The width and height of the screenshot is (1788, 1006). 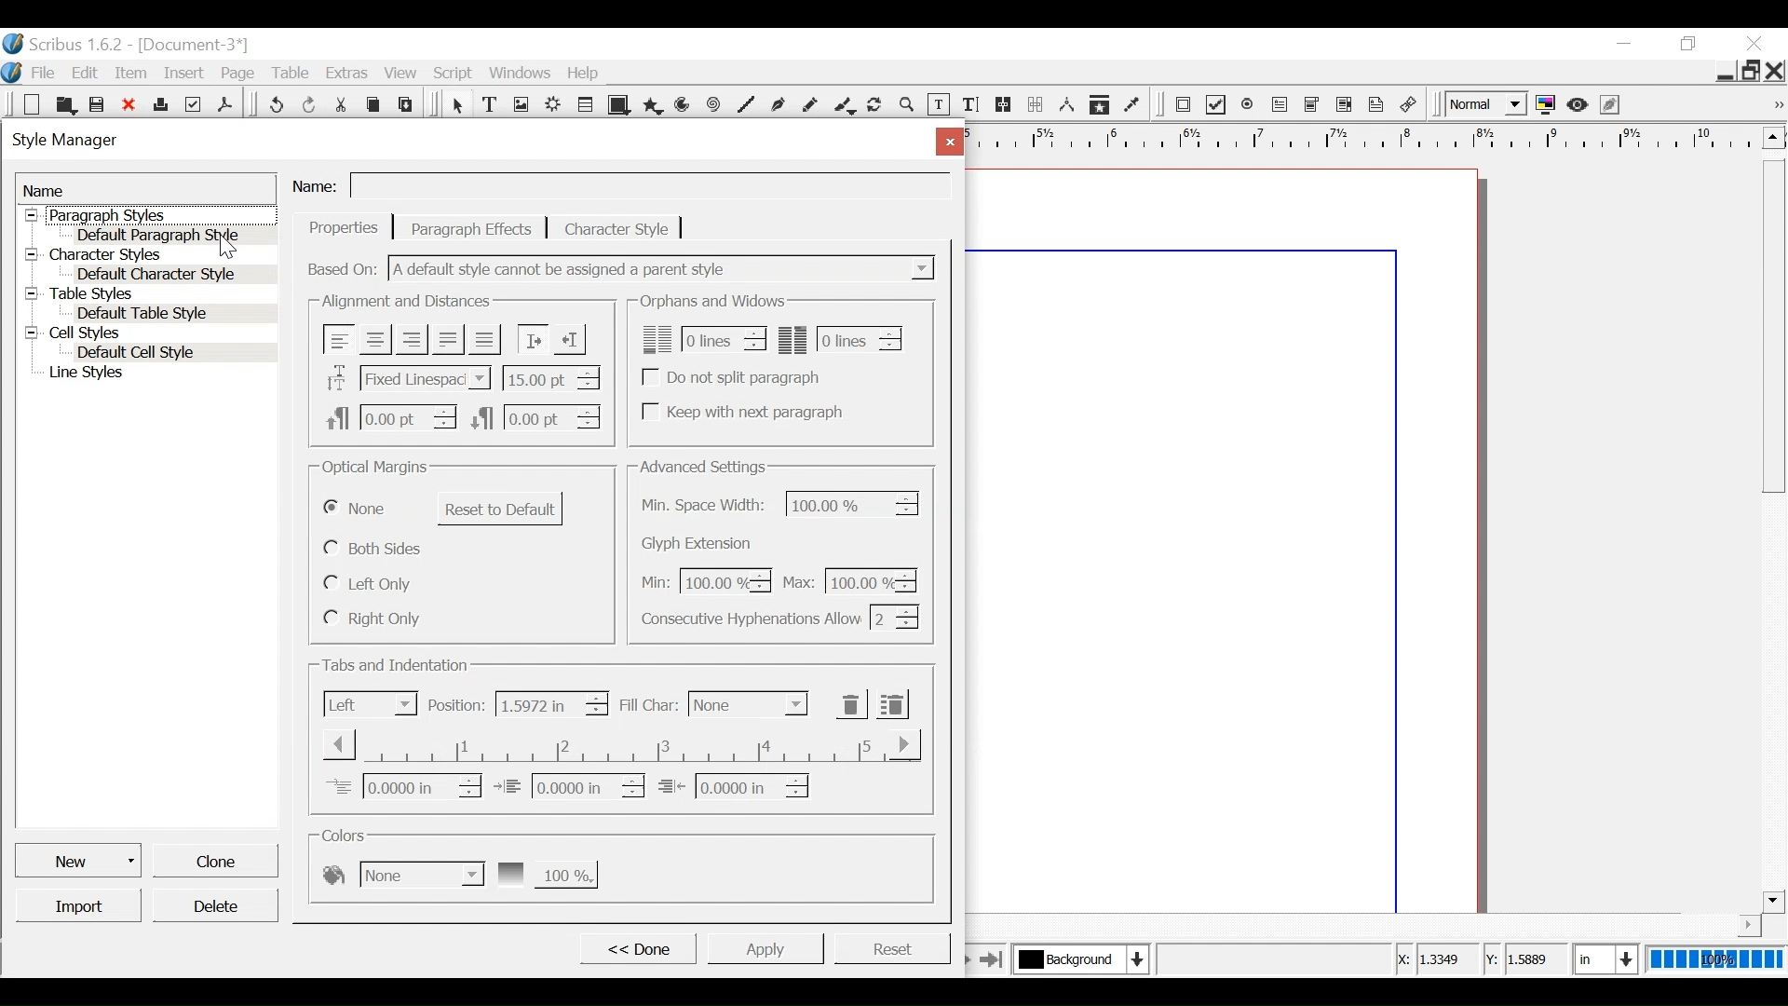 I want to click on Restore, so click(x=1689, y=45).